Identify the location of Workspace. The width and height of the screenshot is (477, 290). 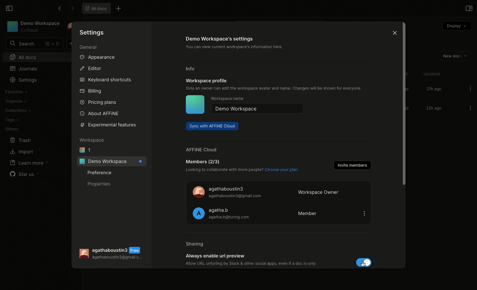
(92, 140).